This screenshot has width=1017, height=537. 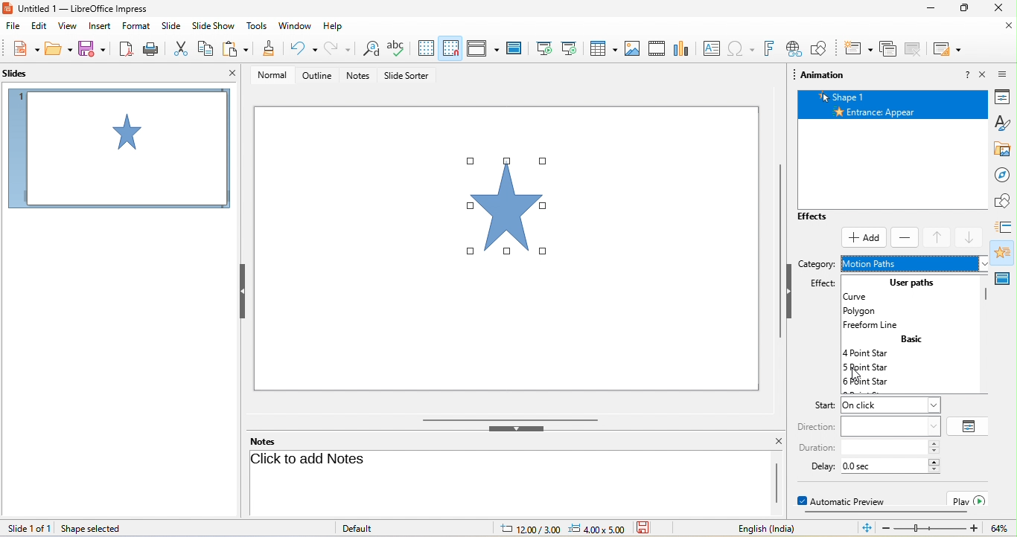 I want to click on duplicate slide, so click(x=913, y=50).